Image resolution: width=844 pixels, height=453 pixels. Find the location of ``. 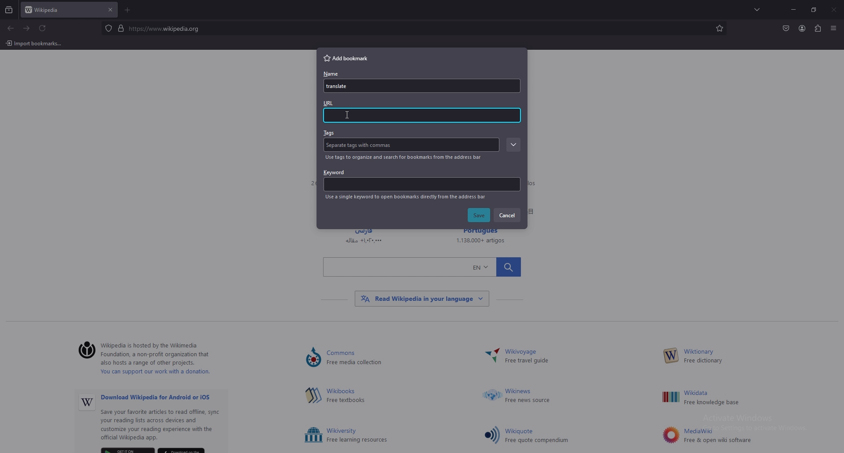

 is located at coordinates (491, 357).